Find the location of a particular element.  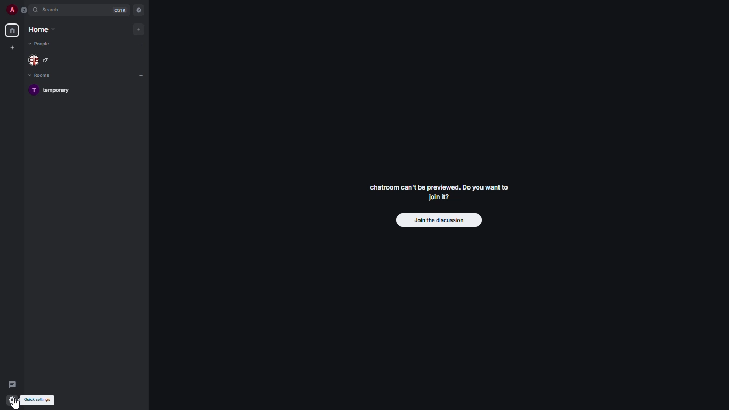

rooms is located at coordinates (42, 76).